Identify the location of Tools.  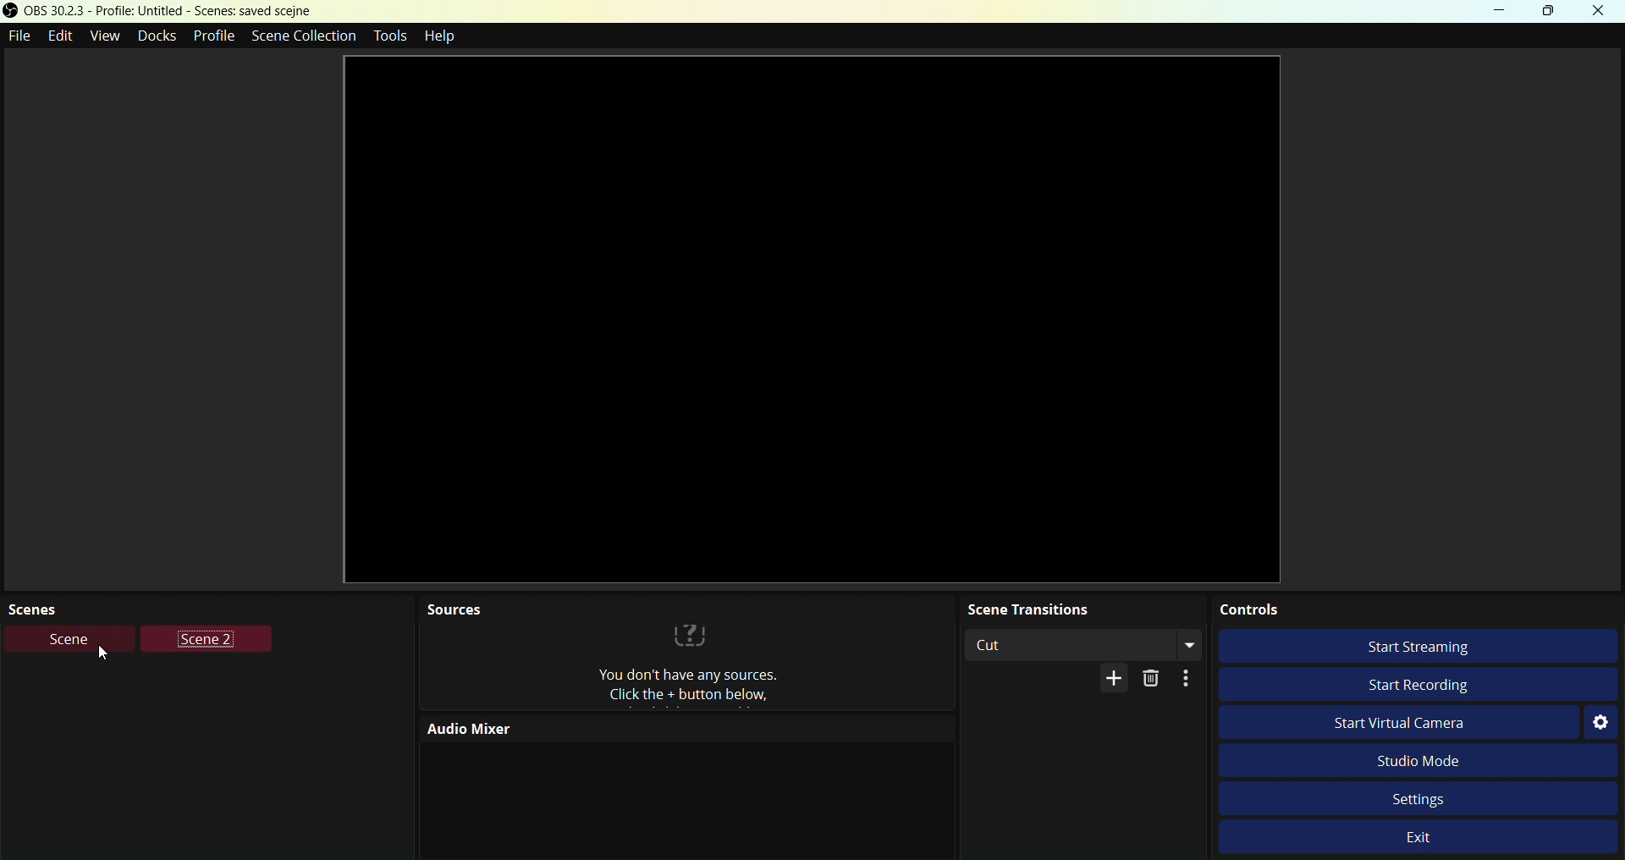
(389, 36).